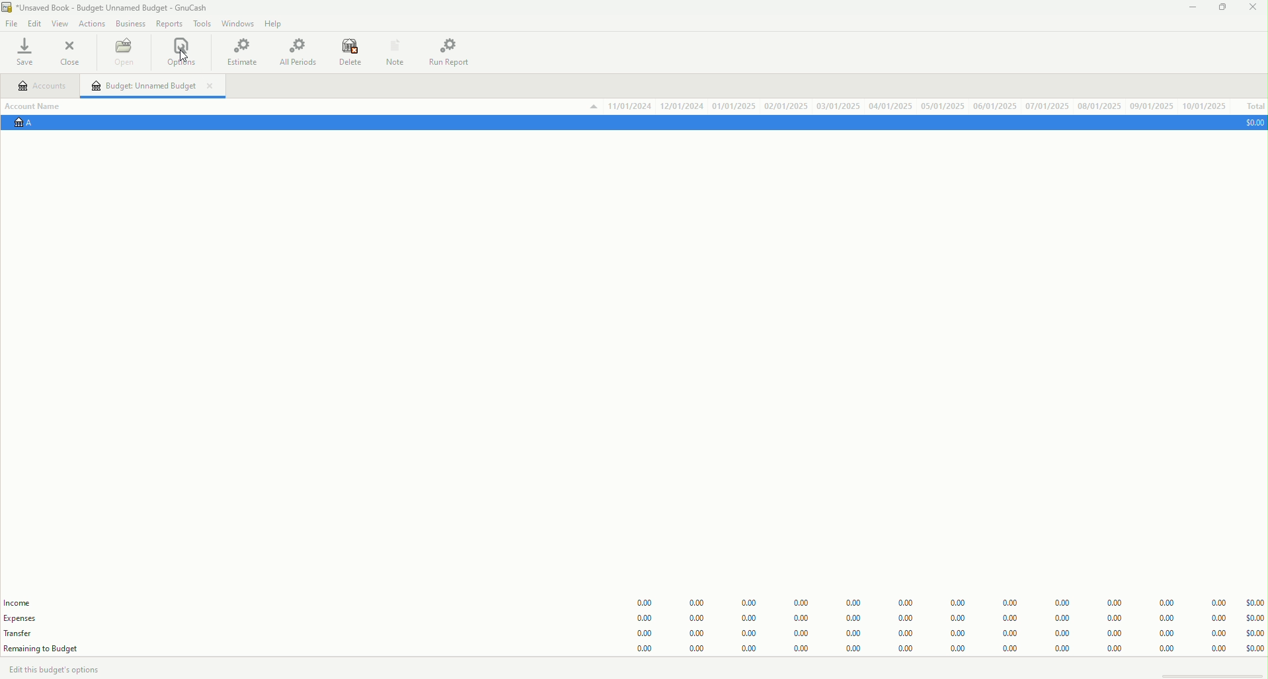  Describe the element at coordinates (237, 25) in the screenshot. I see `Windows` at that location.